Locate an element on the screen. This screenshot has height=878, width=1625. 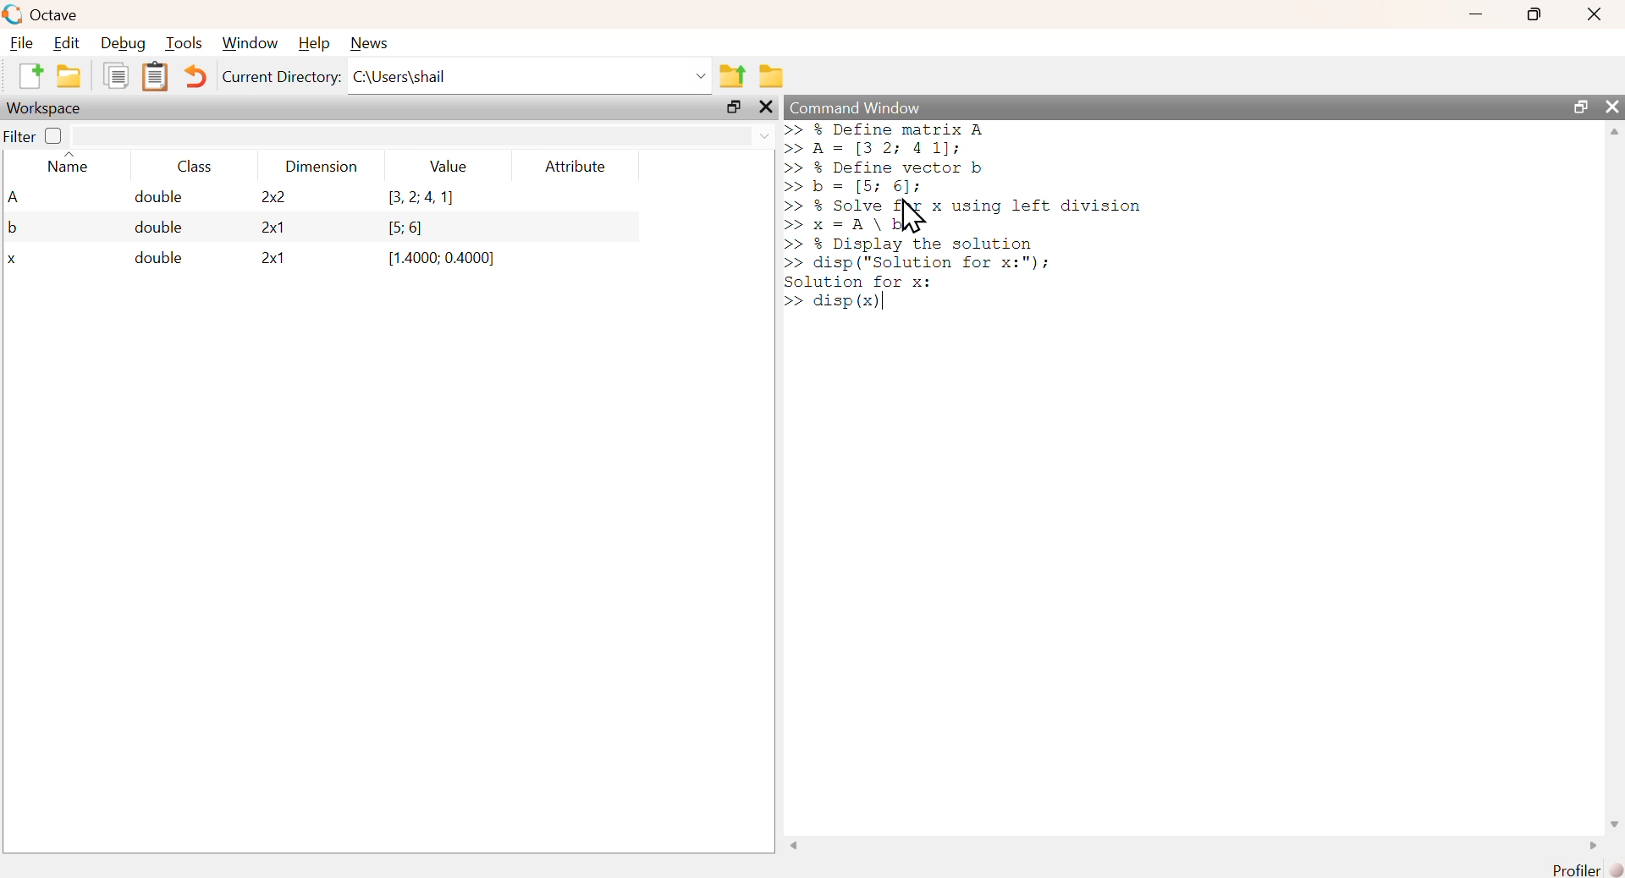
help is located at coordinates (313, 43).